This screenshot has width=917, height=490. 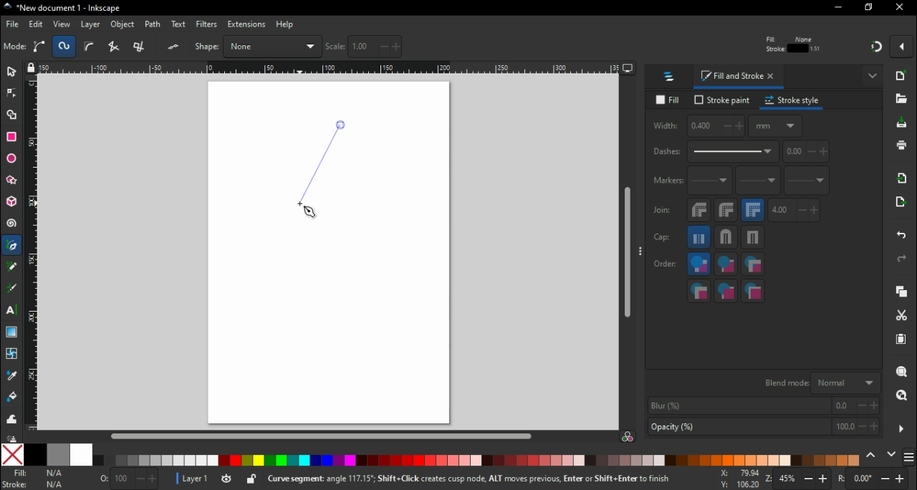 I want to click on color palettes, so click(x=910, y=456).